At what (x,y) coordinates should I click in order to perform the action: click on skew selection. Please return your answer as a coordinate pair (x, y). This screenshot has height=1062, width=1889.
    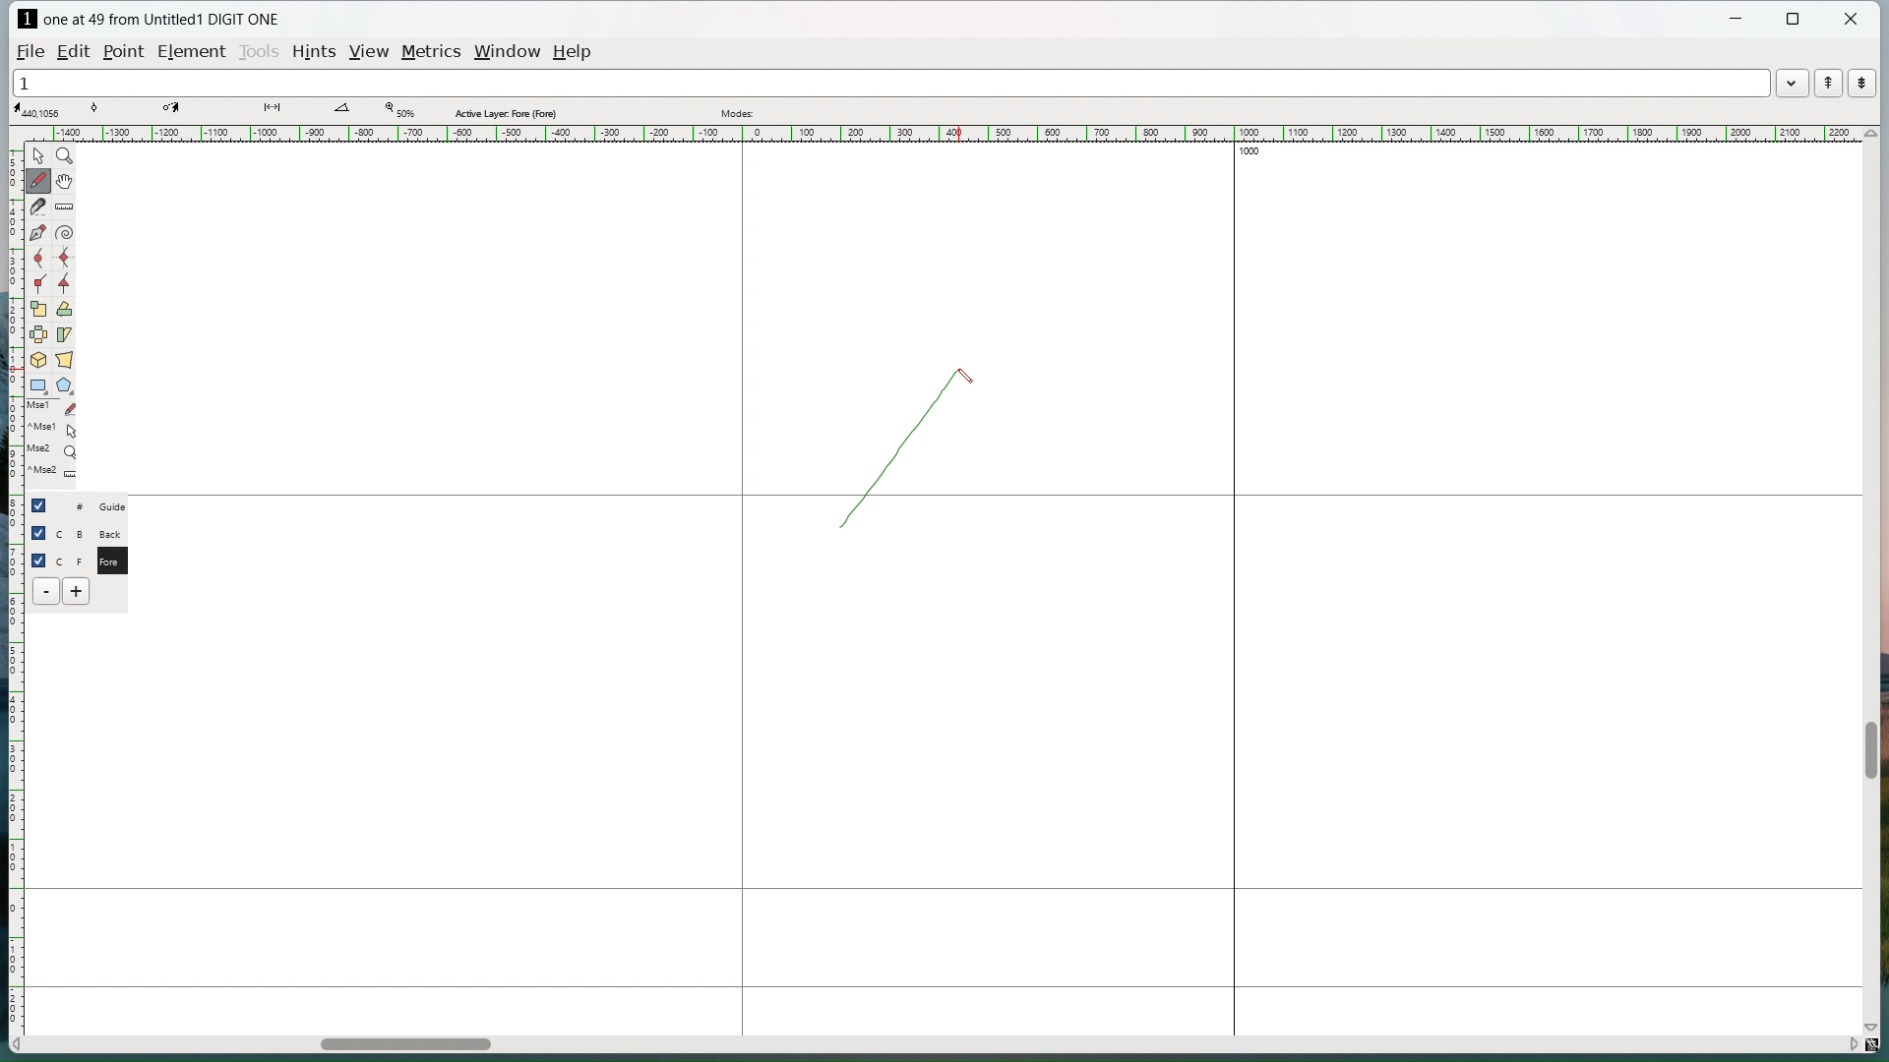
    Looking at the image, I should click on (65, 334).